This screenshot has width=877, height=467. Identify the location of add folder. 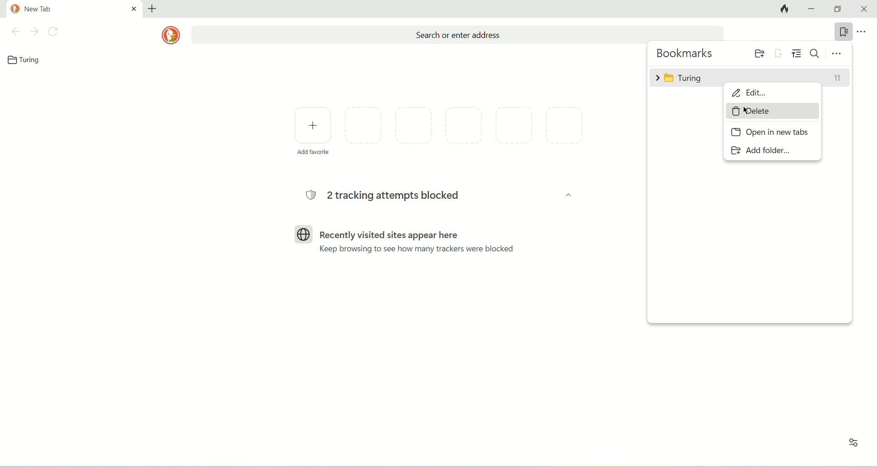
(757, 53).